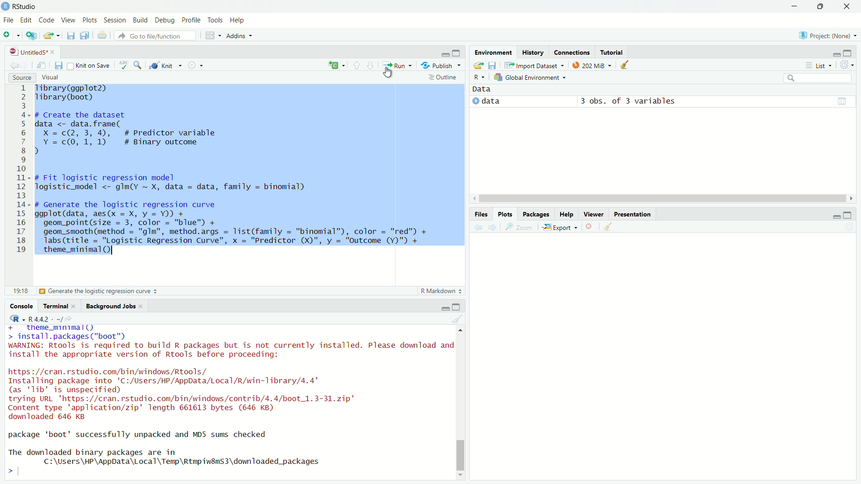 Image resolution: width=861 pixels, height=484 pixels. I want to click on restore, so click(822, 6).